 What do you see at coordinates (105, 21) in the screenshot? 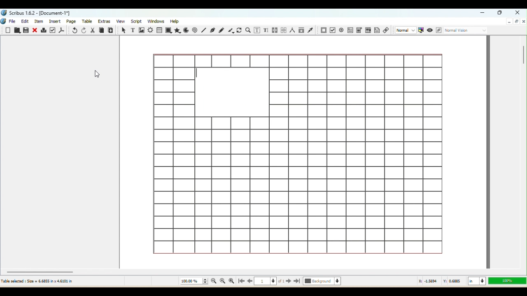
I see `Extras` at bounding box center [105, 21].